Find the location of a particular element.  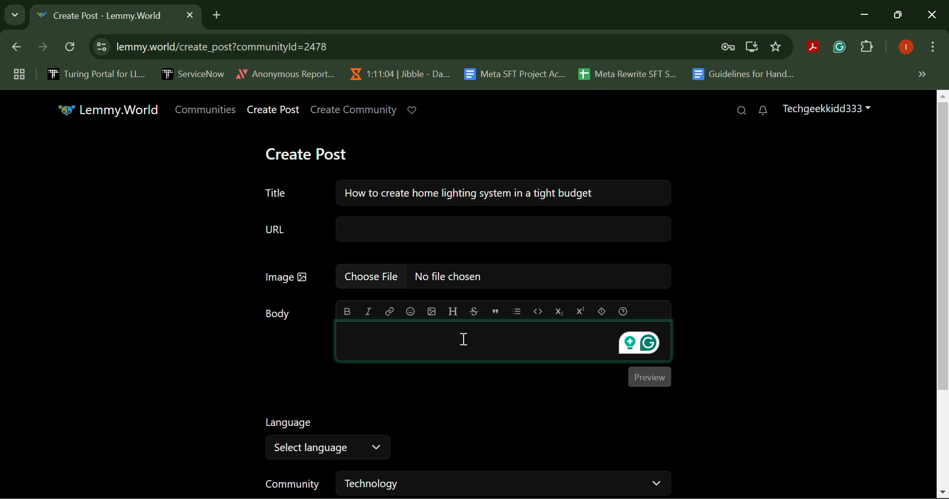

subscript is located at coordinates (560, 310).